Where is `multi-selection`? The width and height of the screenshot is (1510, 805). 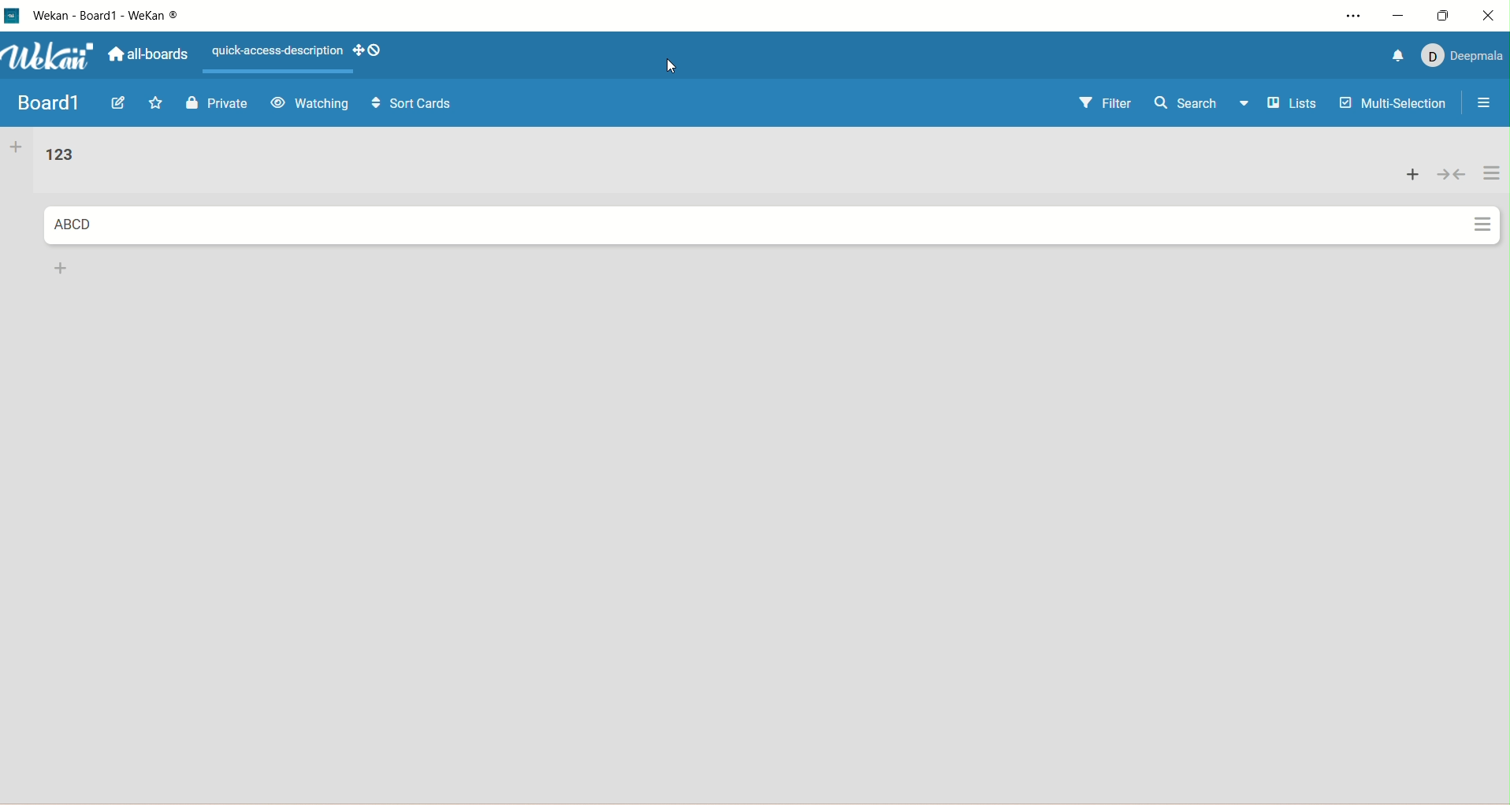 multi-selection is located at coordinates (1394, 106).